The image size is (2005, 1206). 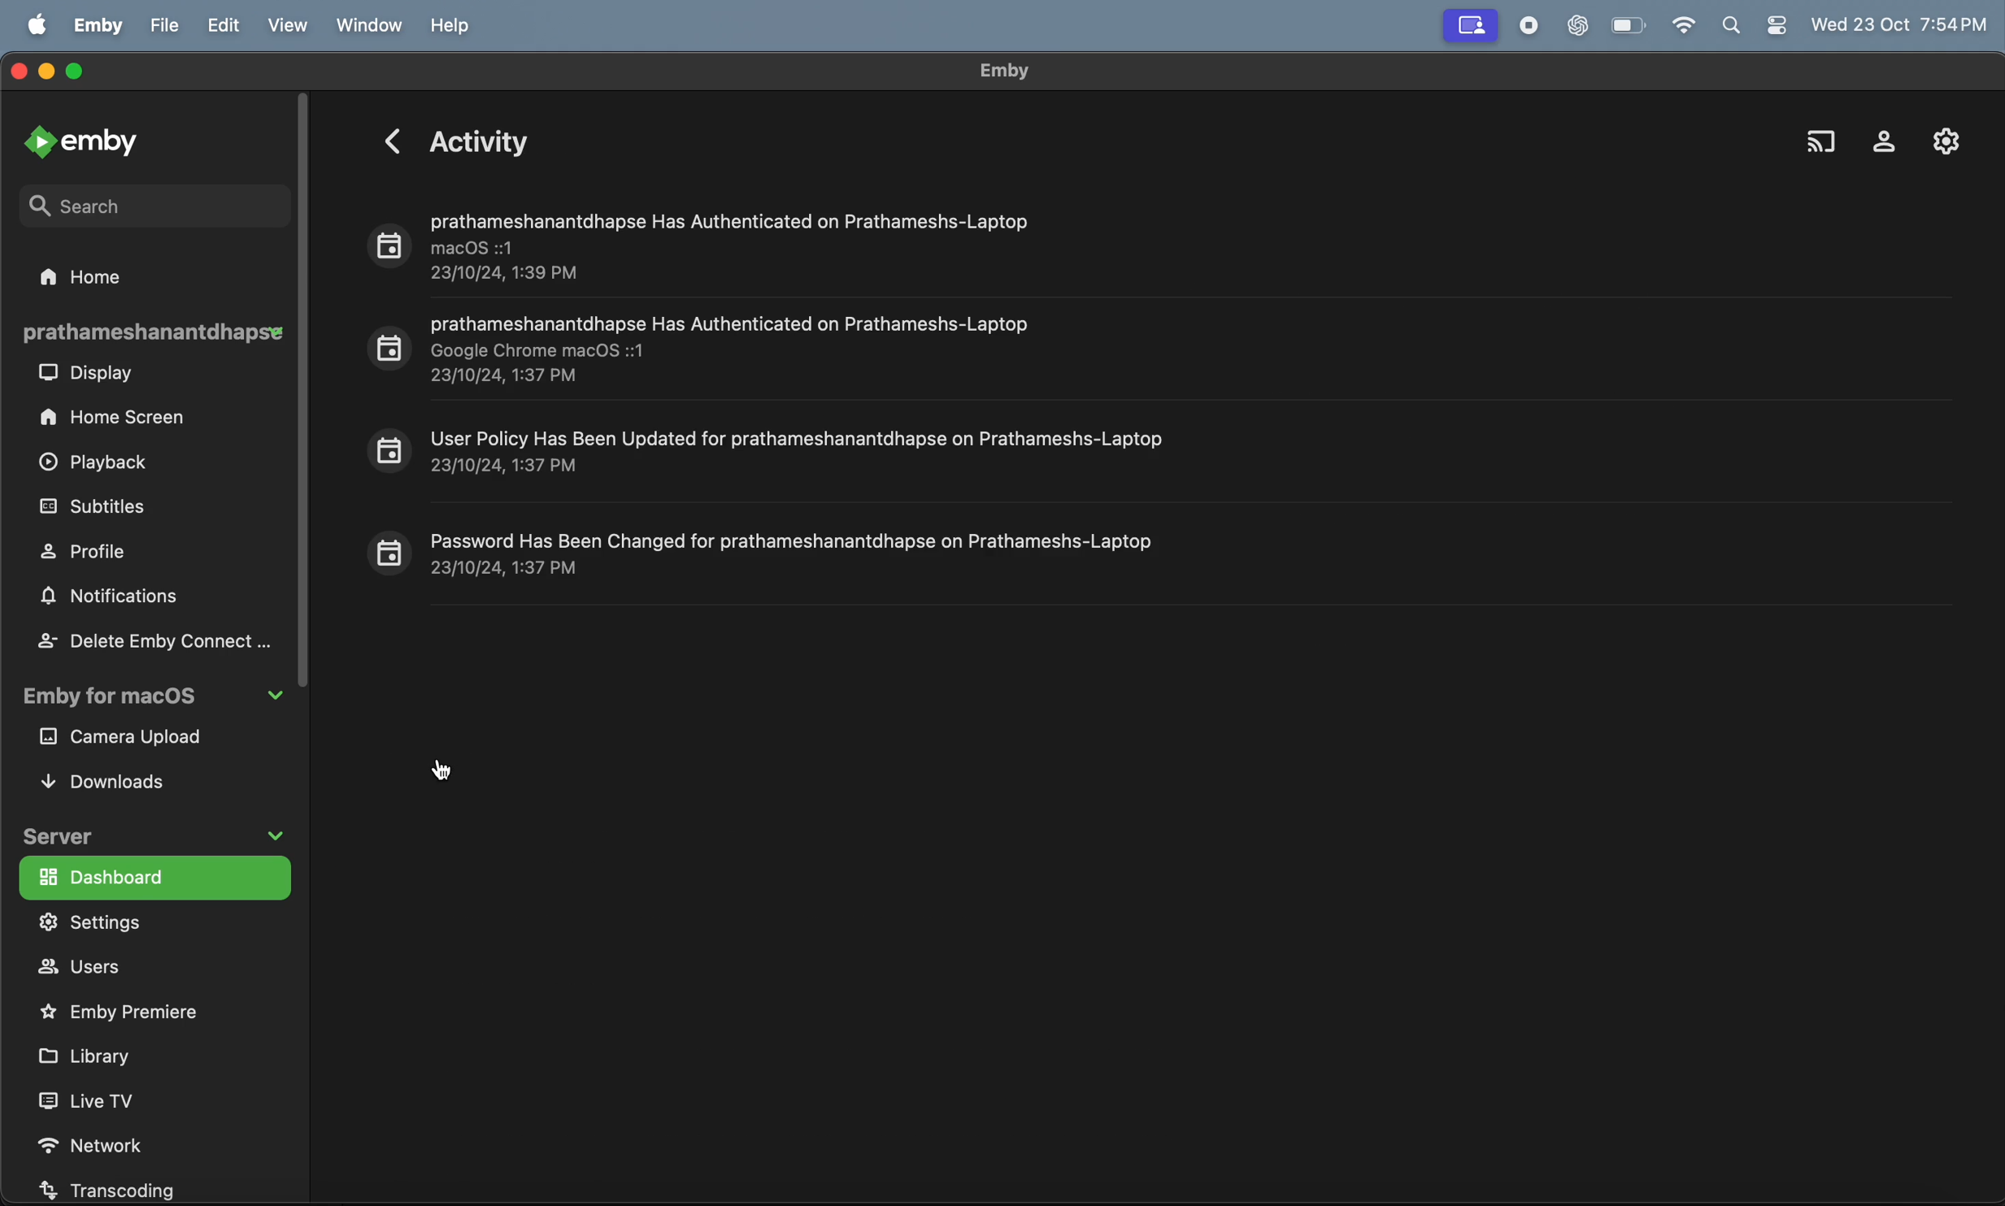 I want to click on prathameshanantdhapse, so click(x=151, y=332).